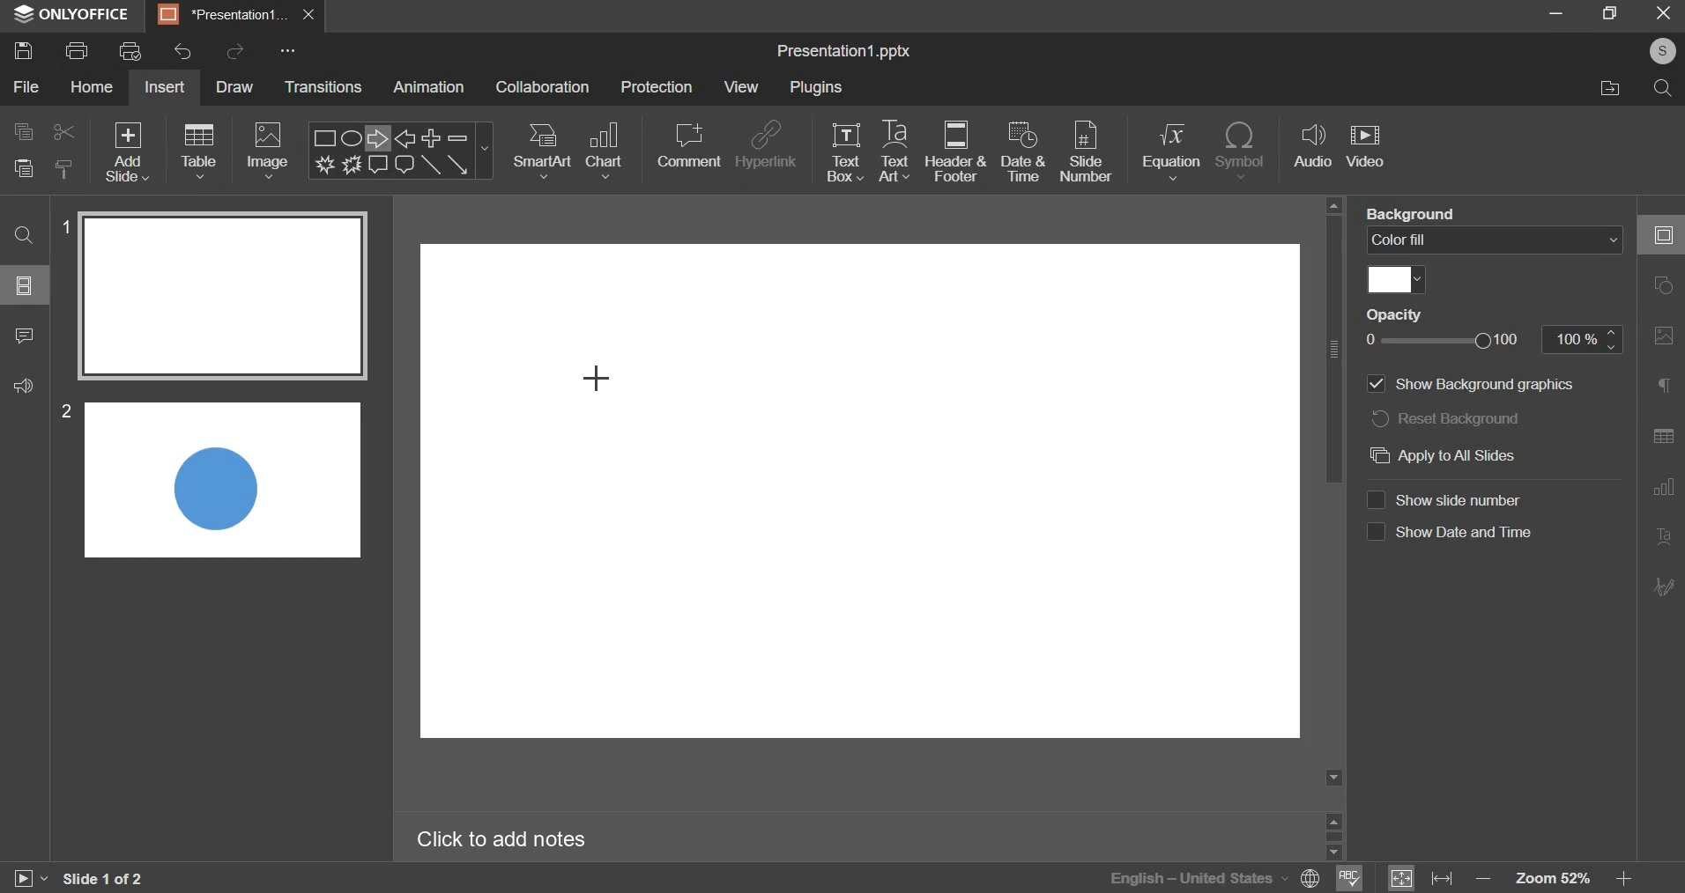 The width and height of the screenshot is (1685, 893). Describe the element at coordinates (235, 14) in the screenshot. I see `presentation` at that location.